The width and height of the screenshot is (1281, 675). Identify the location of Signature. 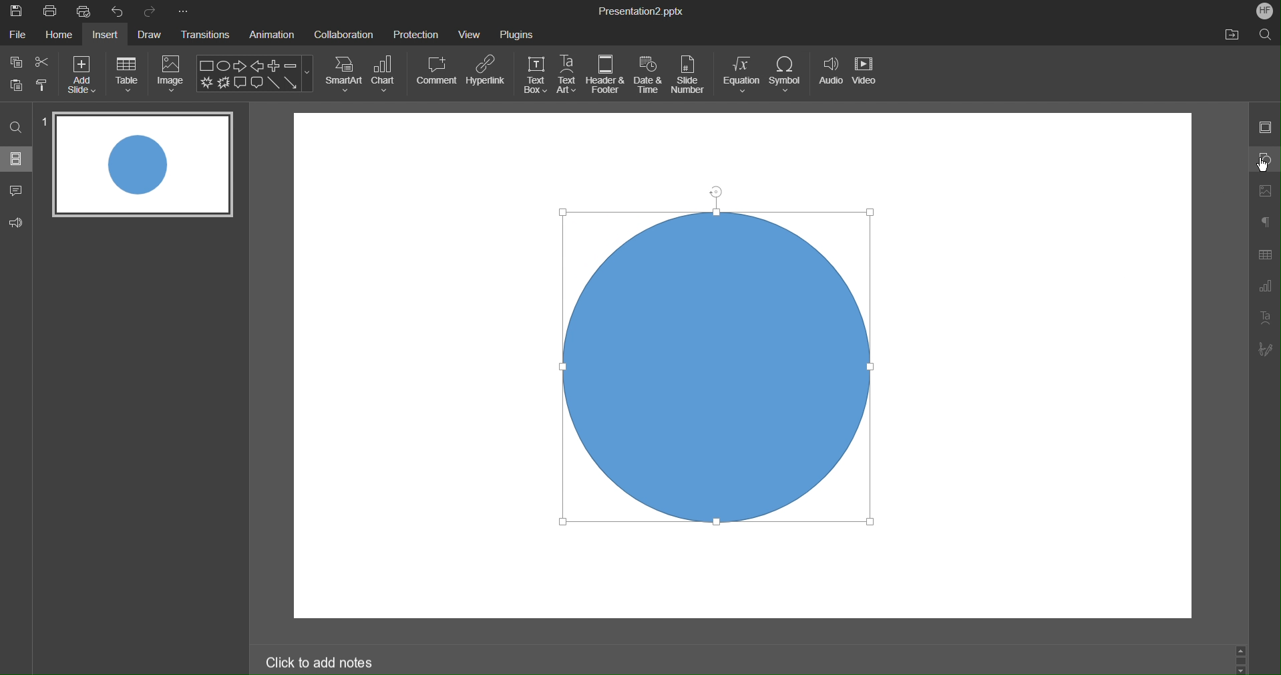
(1266, 350).